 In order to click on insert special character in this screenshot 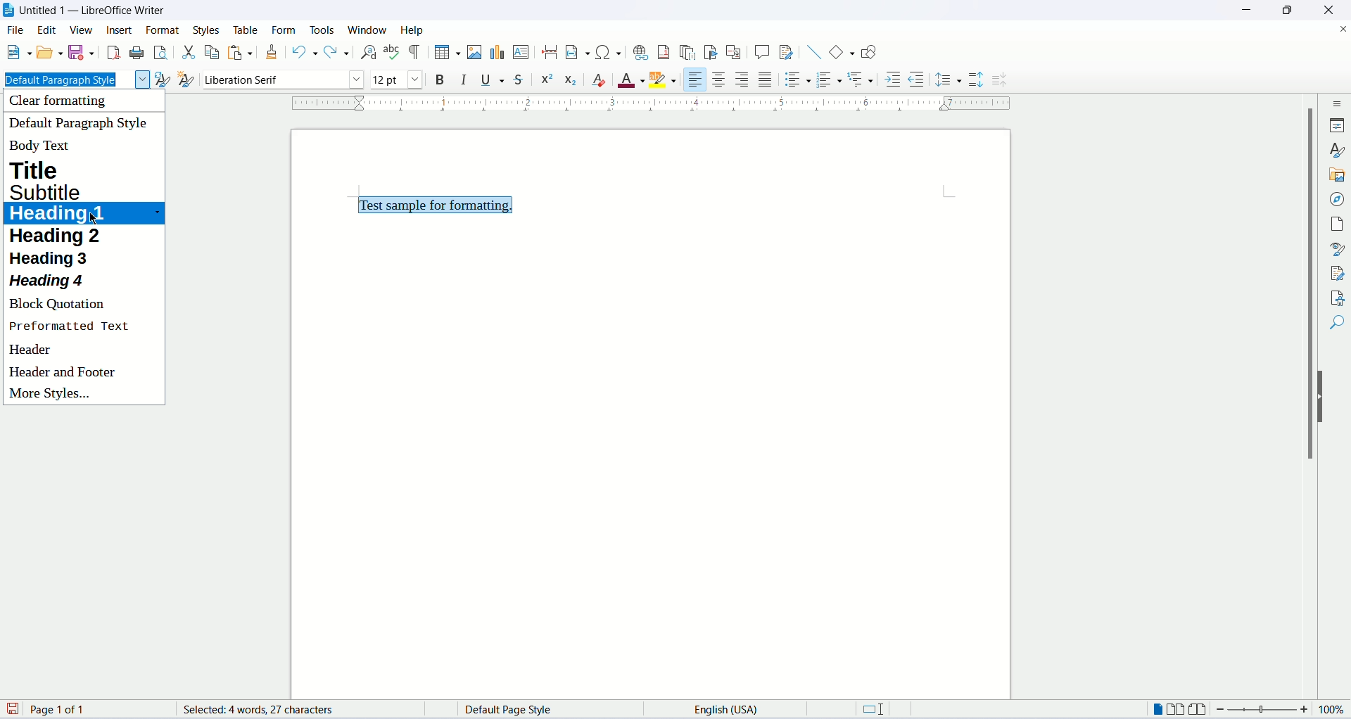, I will do `click(606, 52)`.